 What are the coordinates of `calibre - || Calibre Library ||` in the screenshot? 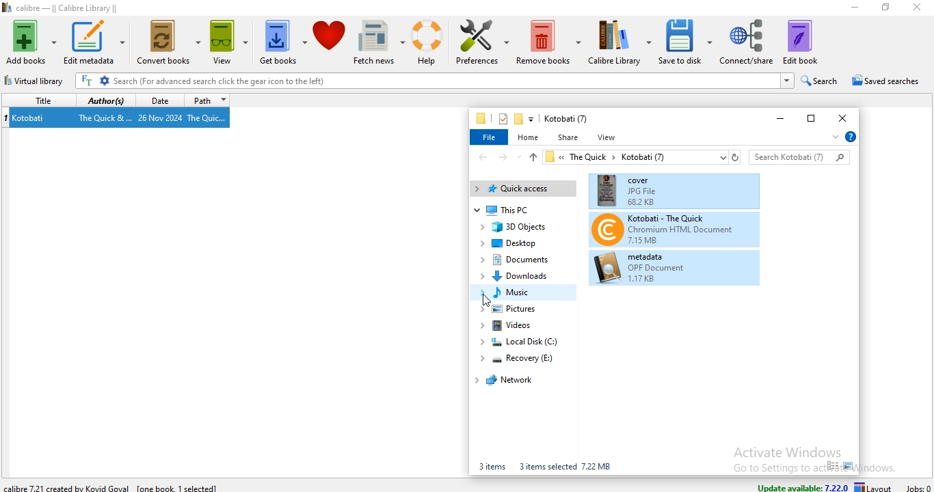 It's located at (66, 7).